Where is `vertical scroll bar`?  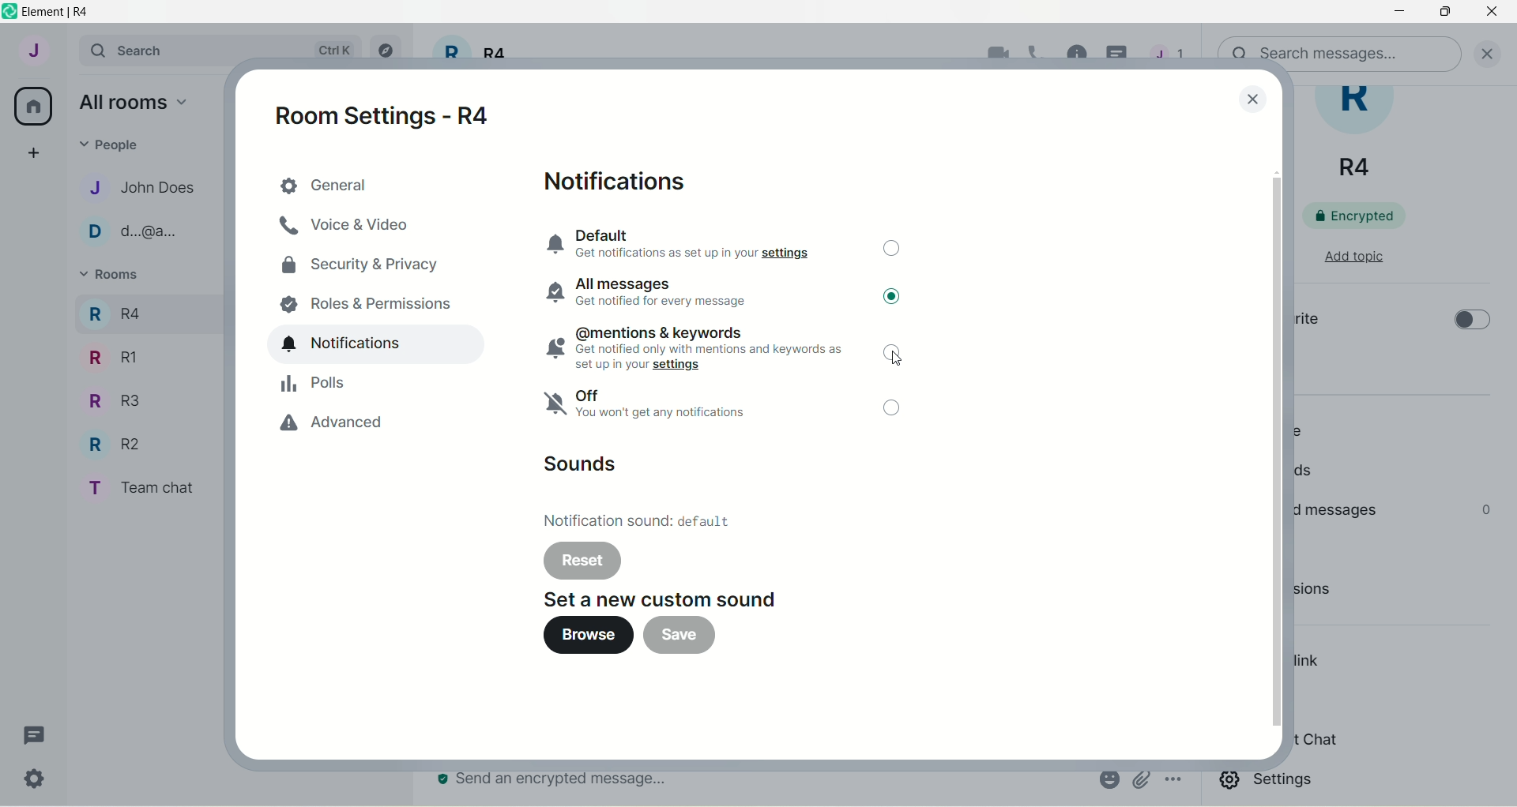 vertical scroll bar is located at coordinates (1508, 446).